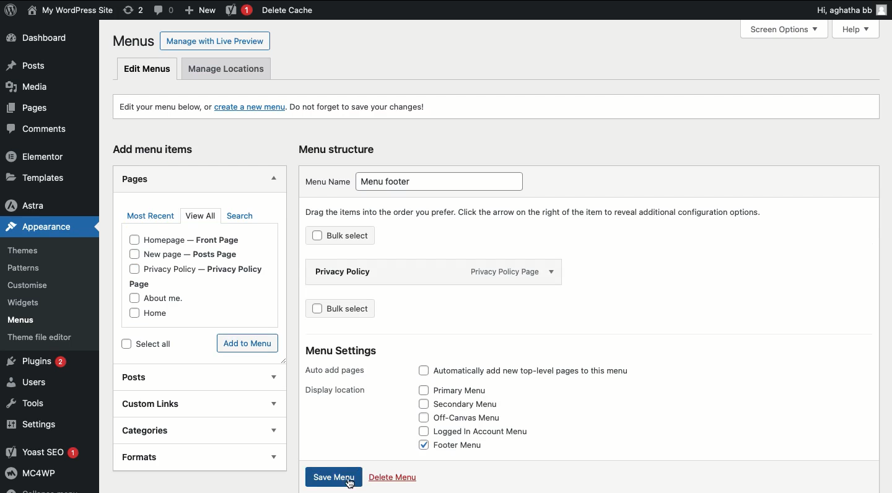  Describe the element at coordinates (273, 403) in the screenshot. I see `show` at that location.